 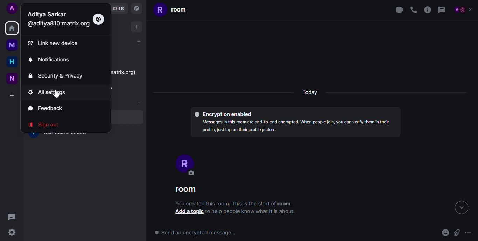 What do you see at coordinates (51, 59) in the screenshot?
I see `notifications` at bounding box center [51, 59].